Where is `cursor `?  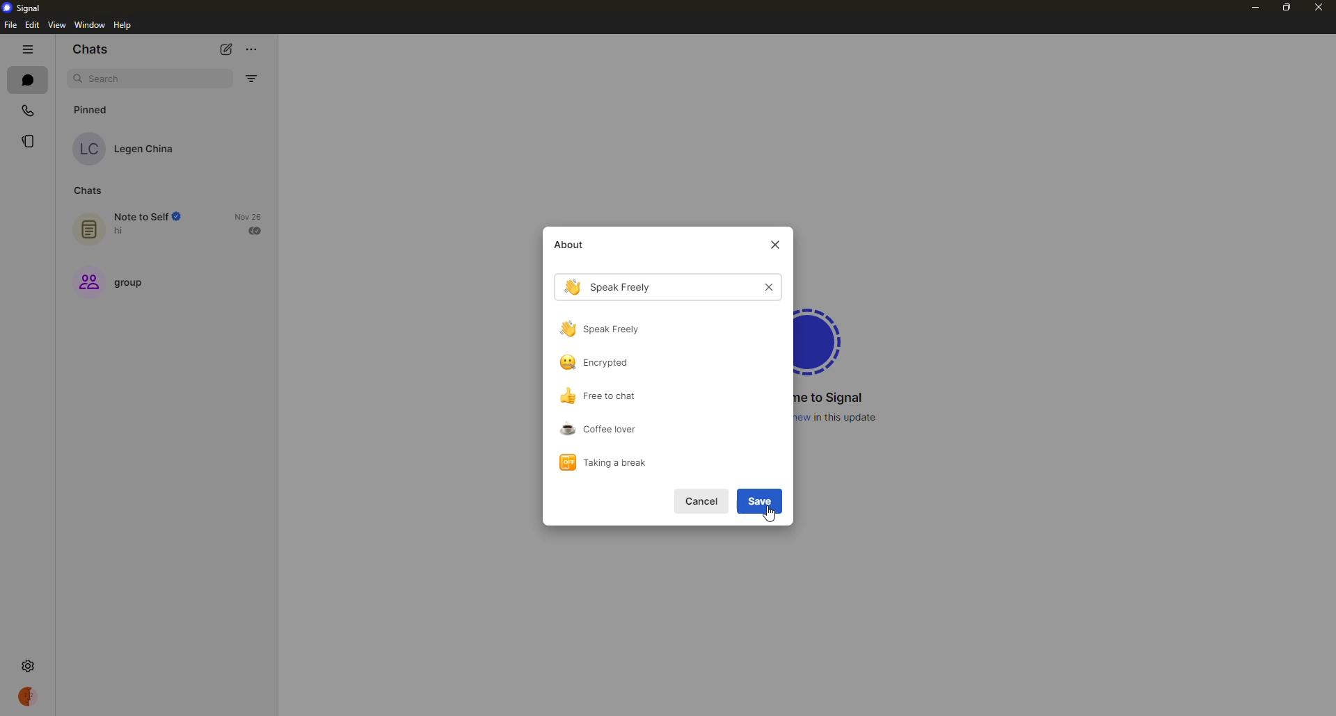
cursor  is located at coordinates (768, 514).